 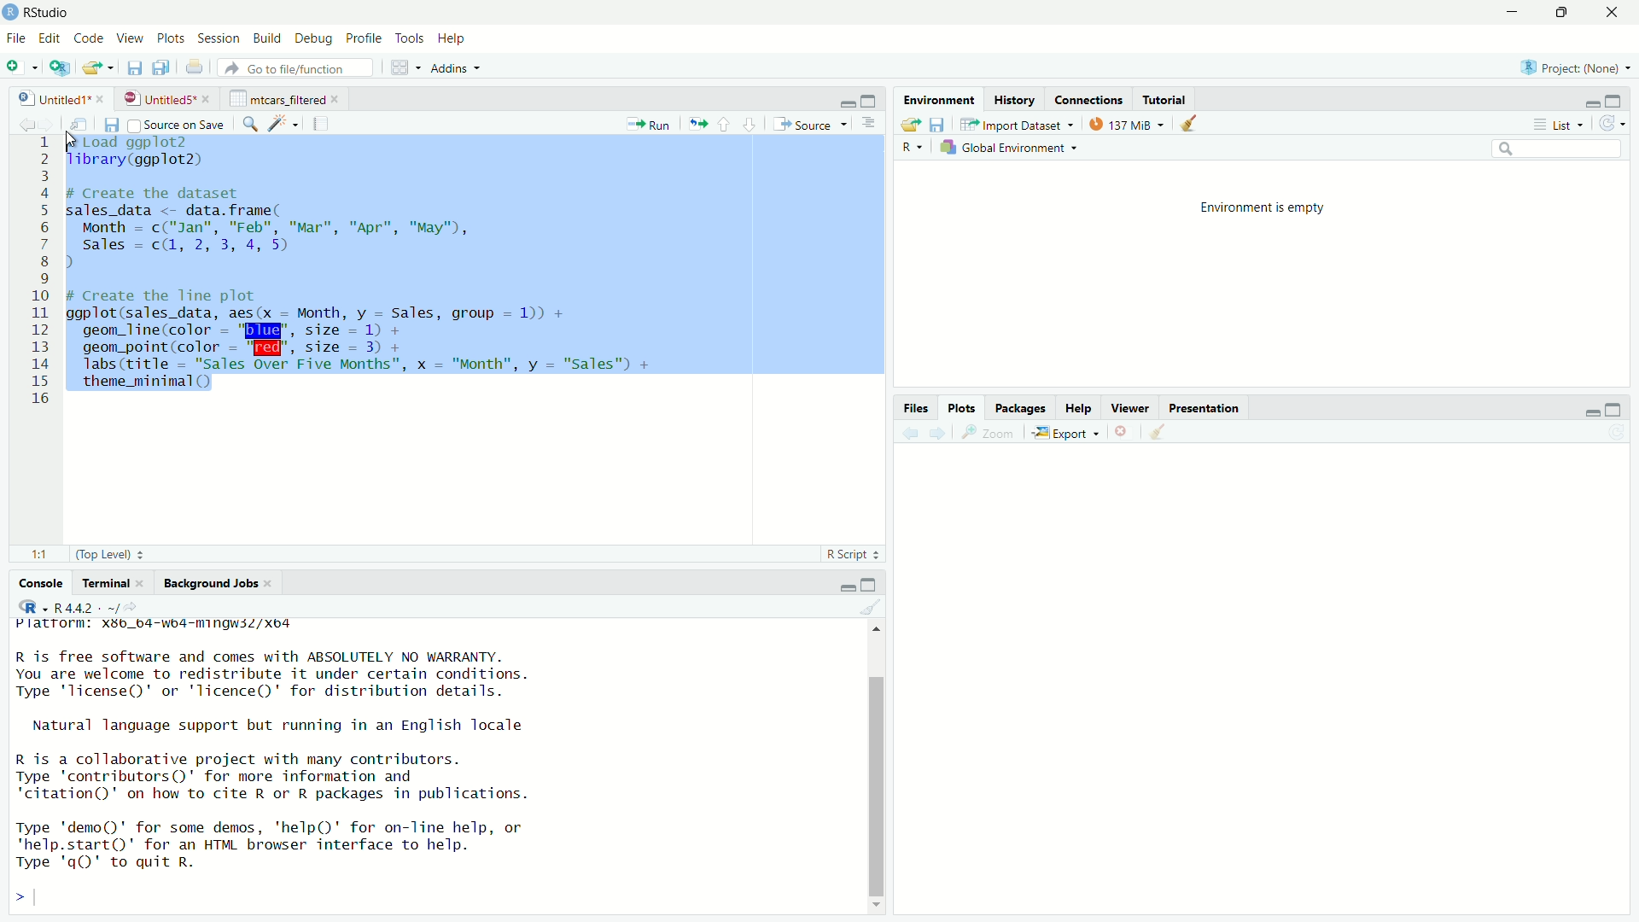 I want to click on show in new window, so click(x=85, y=124).